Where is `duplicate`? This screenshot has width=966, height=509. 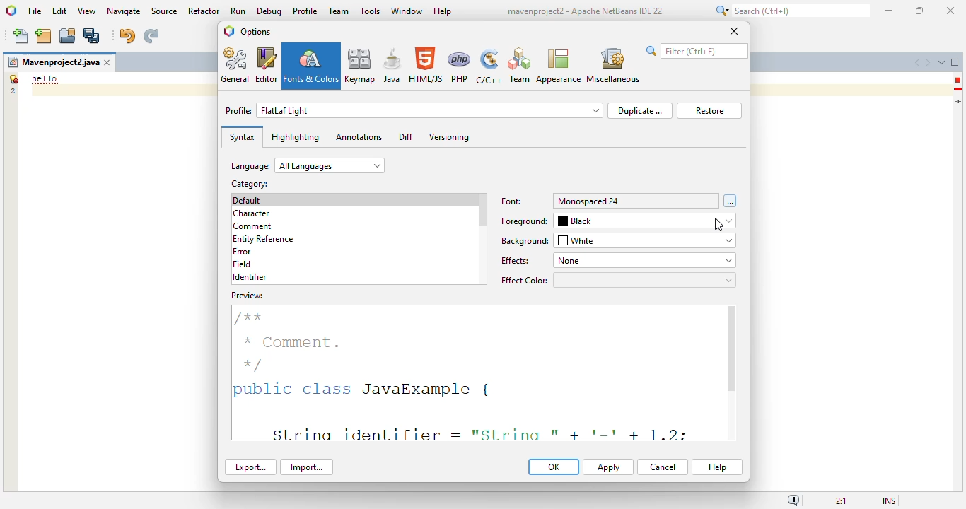
duplicate is located at coordinates (639, 110).